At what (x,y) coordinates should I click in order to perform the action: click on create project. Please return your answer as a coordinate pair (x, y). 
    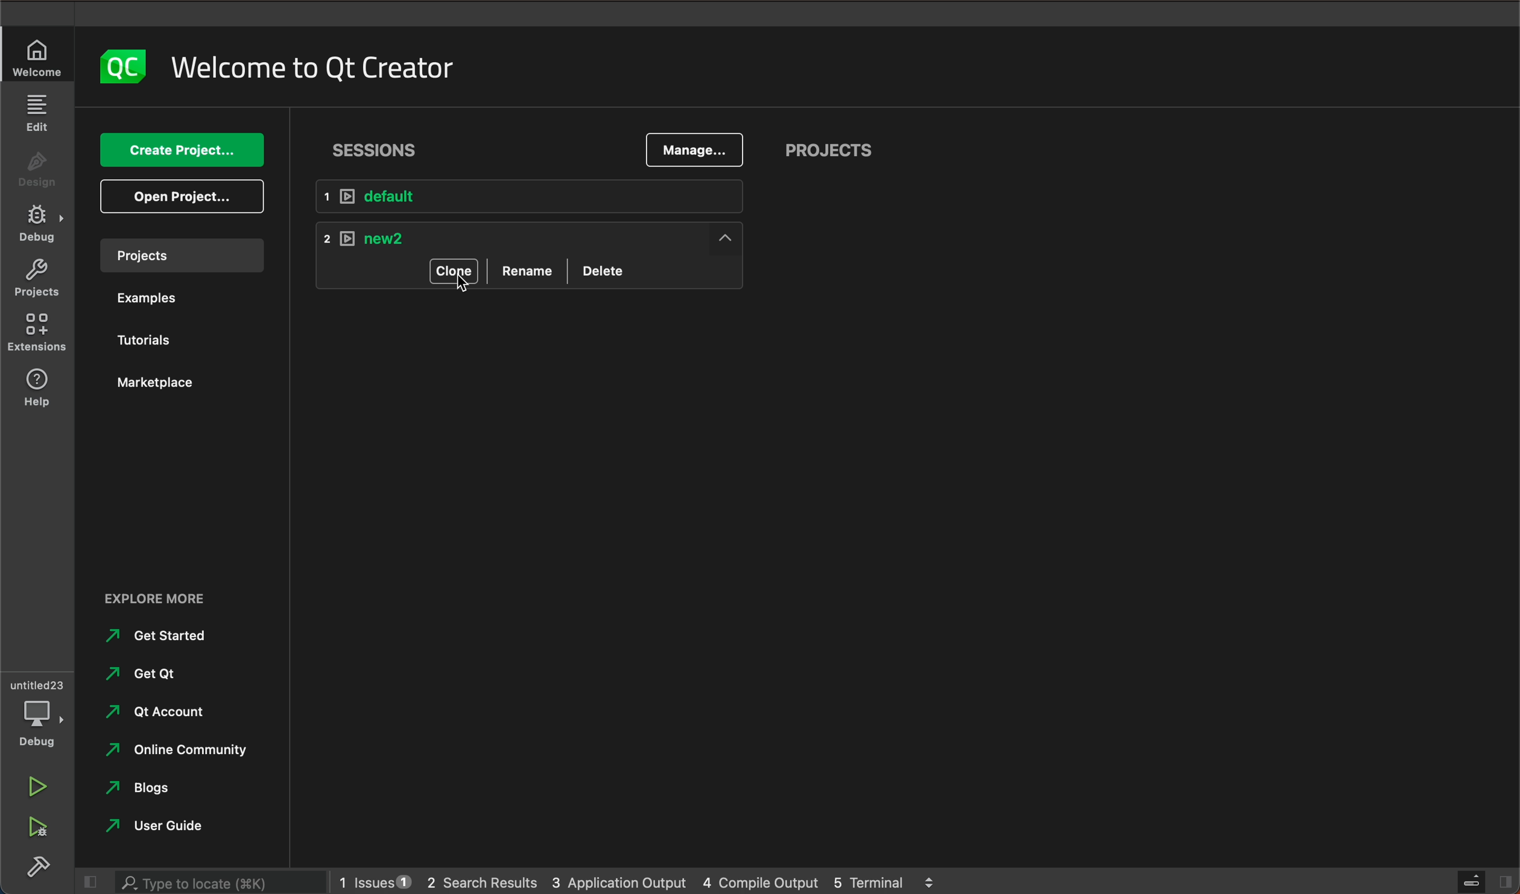
    Looking at the image, I should click on (181, 150).